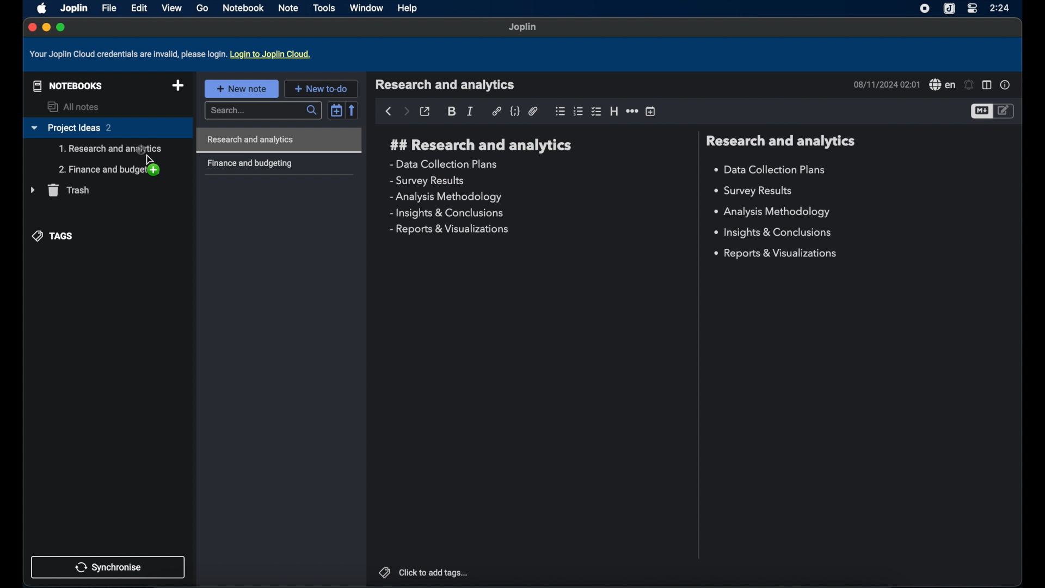 The image size is (1045, 588). Describe the element at coordinates (324, 8) in the screenshot. I see `tools` at that location.